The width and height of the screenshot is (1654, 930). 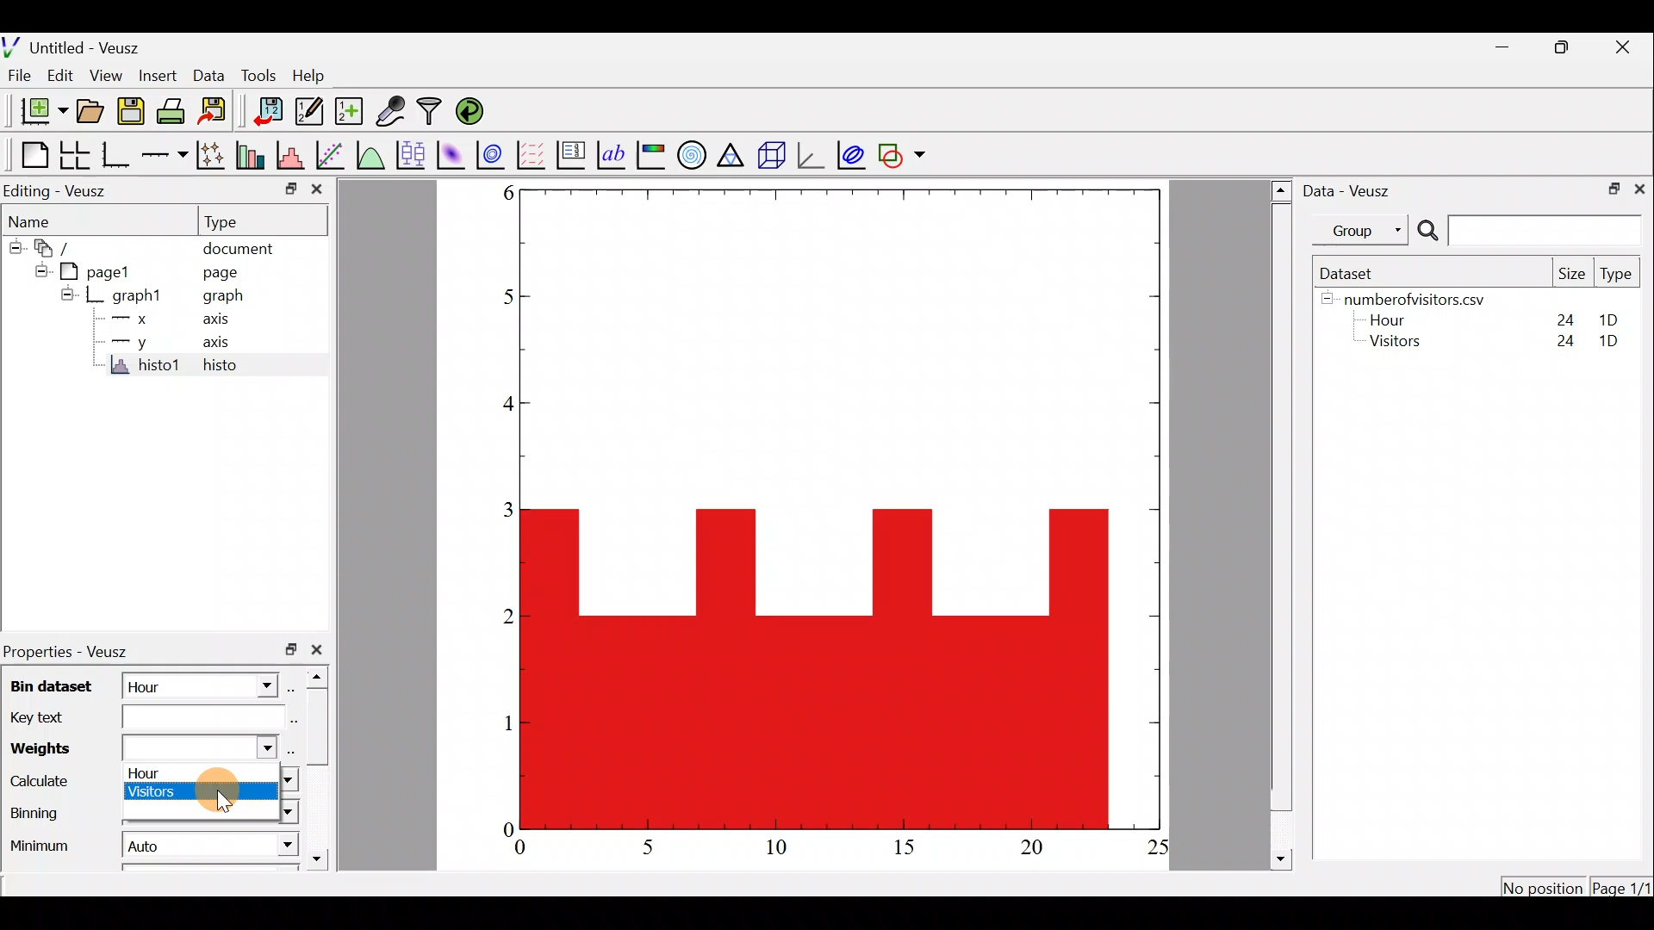 What do you see at coordinates (246, 687) in the screenshot?
I see `bin dataset dropdown` at bounding box center [246, 687].